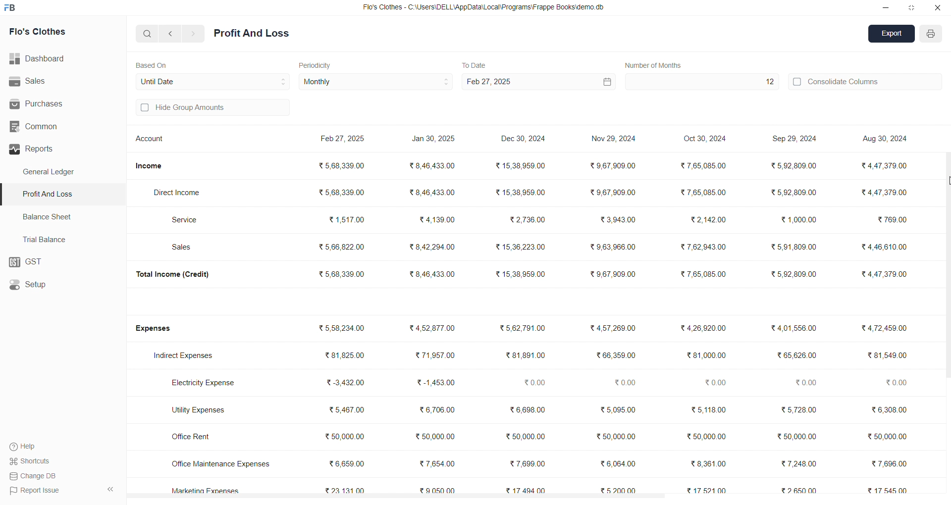  What do you see at coordinates (345, 355) in the screenshot?
I see `₹ 81,825.00` at bounding box center [345, 355].